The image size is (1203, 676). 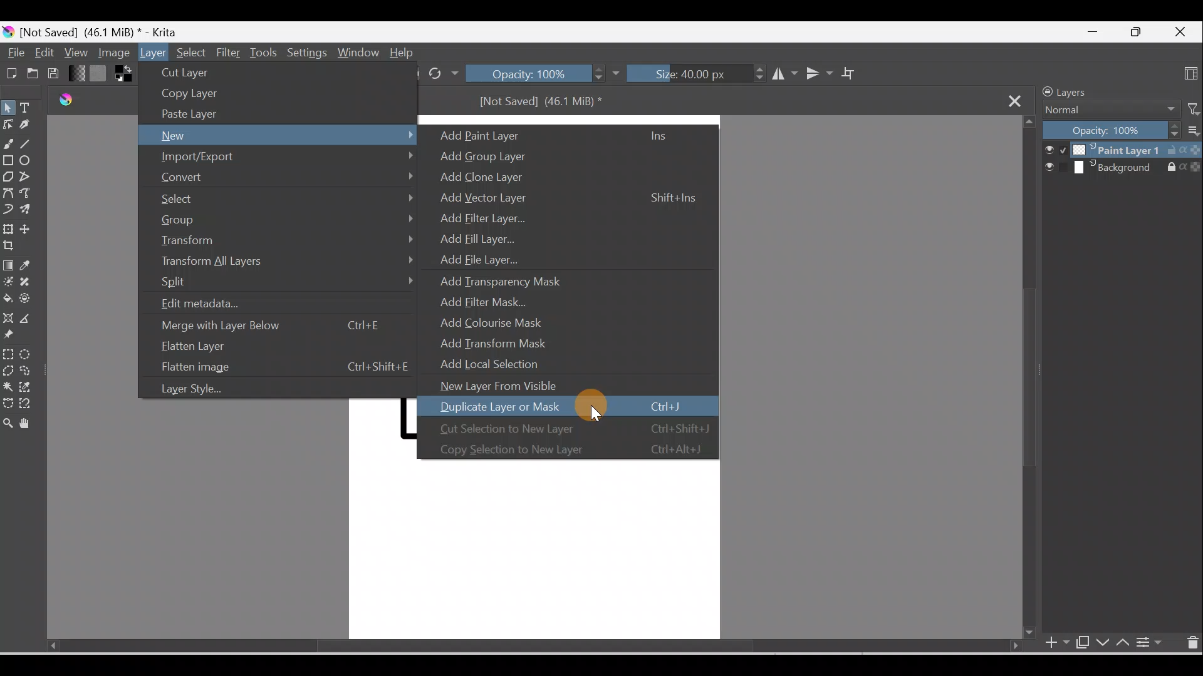 What do you see at coordinates (31, 161) in the screenshot?
I see `Ellipse tool` at bounding box center [31, 161].